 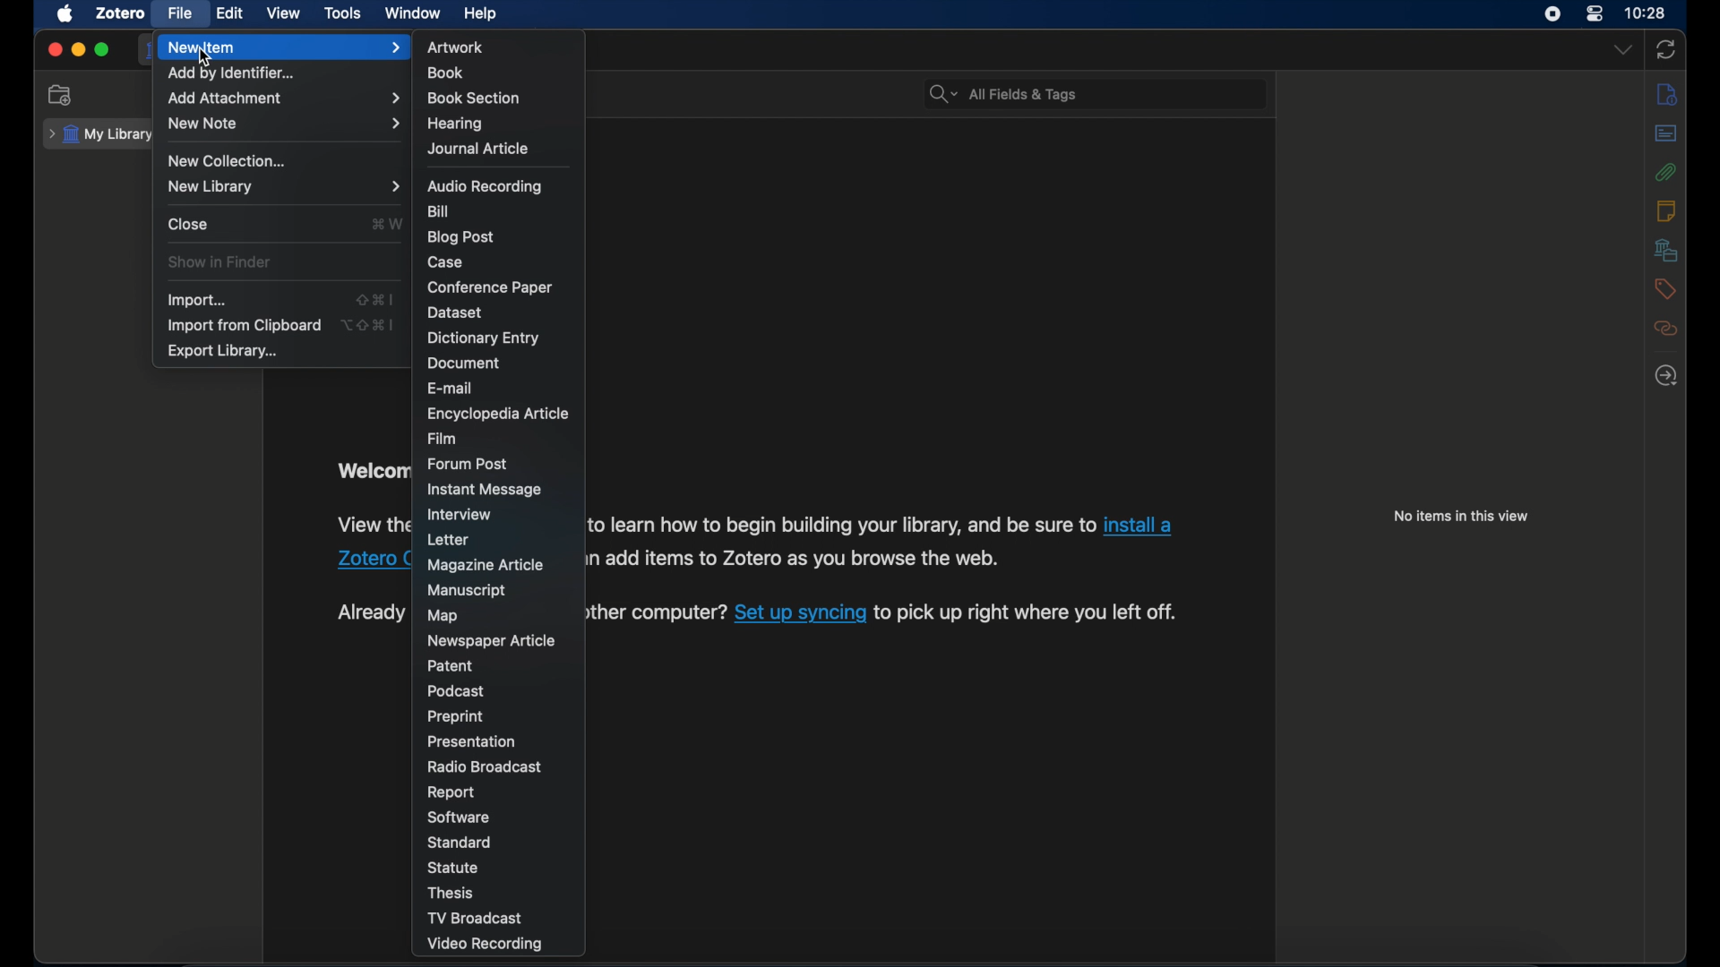 What do you see at coordinates (484, 945) in the screenshot?
I see `video recording` at bounding box center [484, 945].